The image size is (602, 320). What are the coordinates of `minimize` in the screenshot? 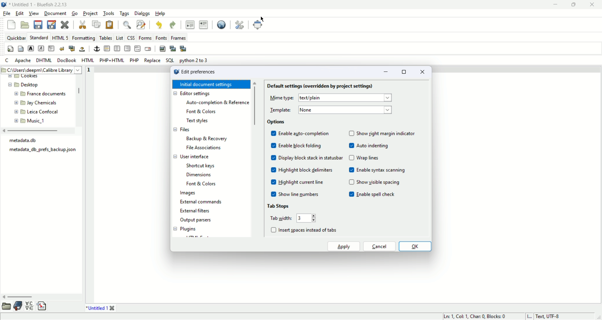 It's located at (557, 5).